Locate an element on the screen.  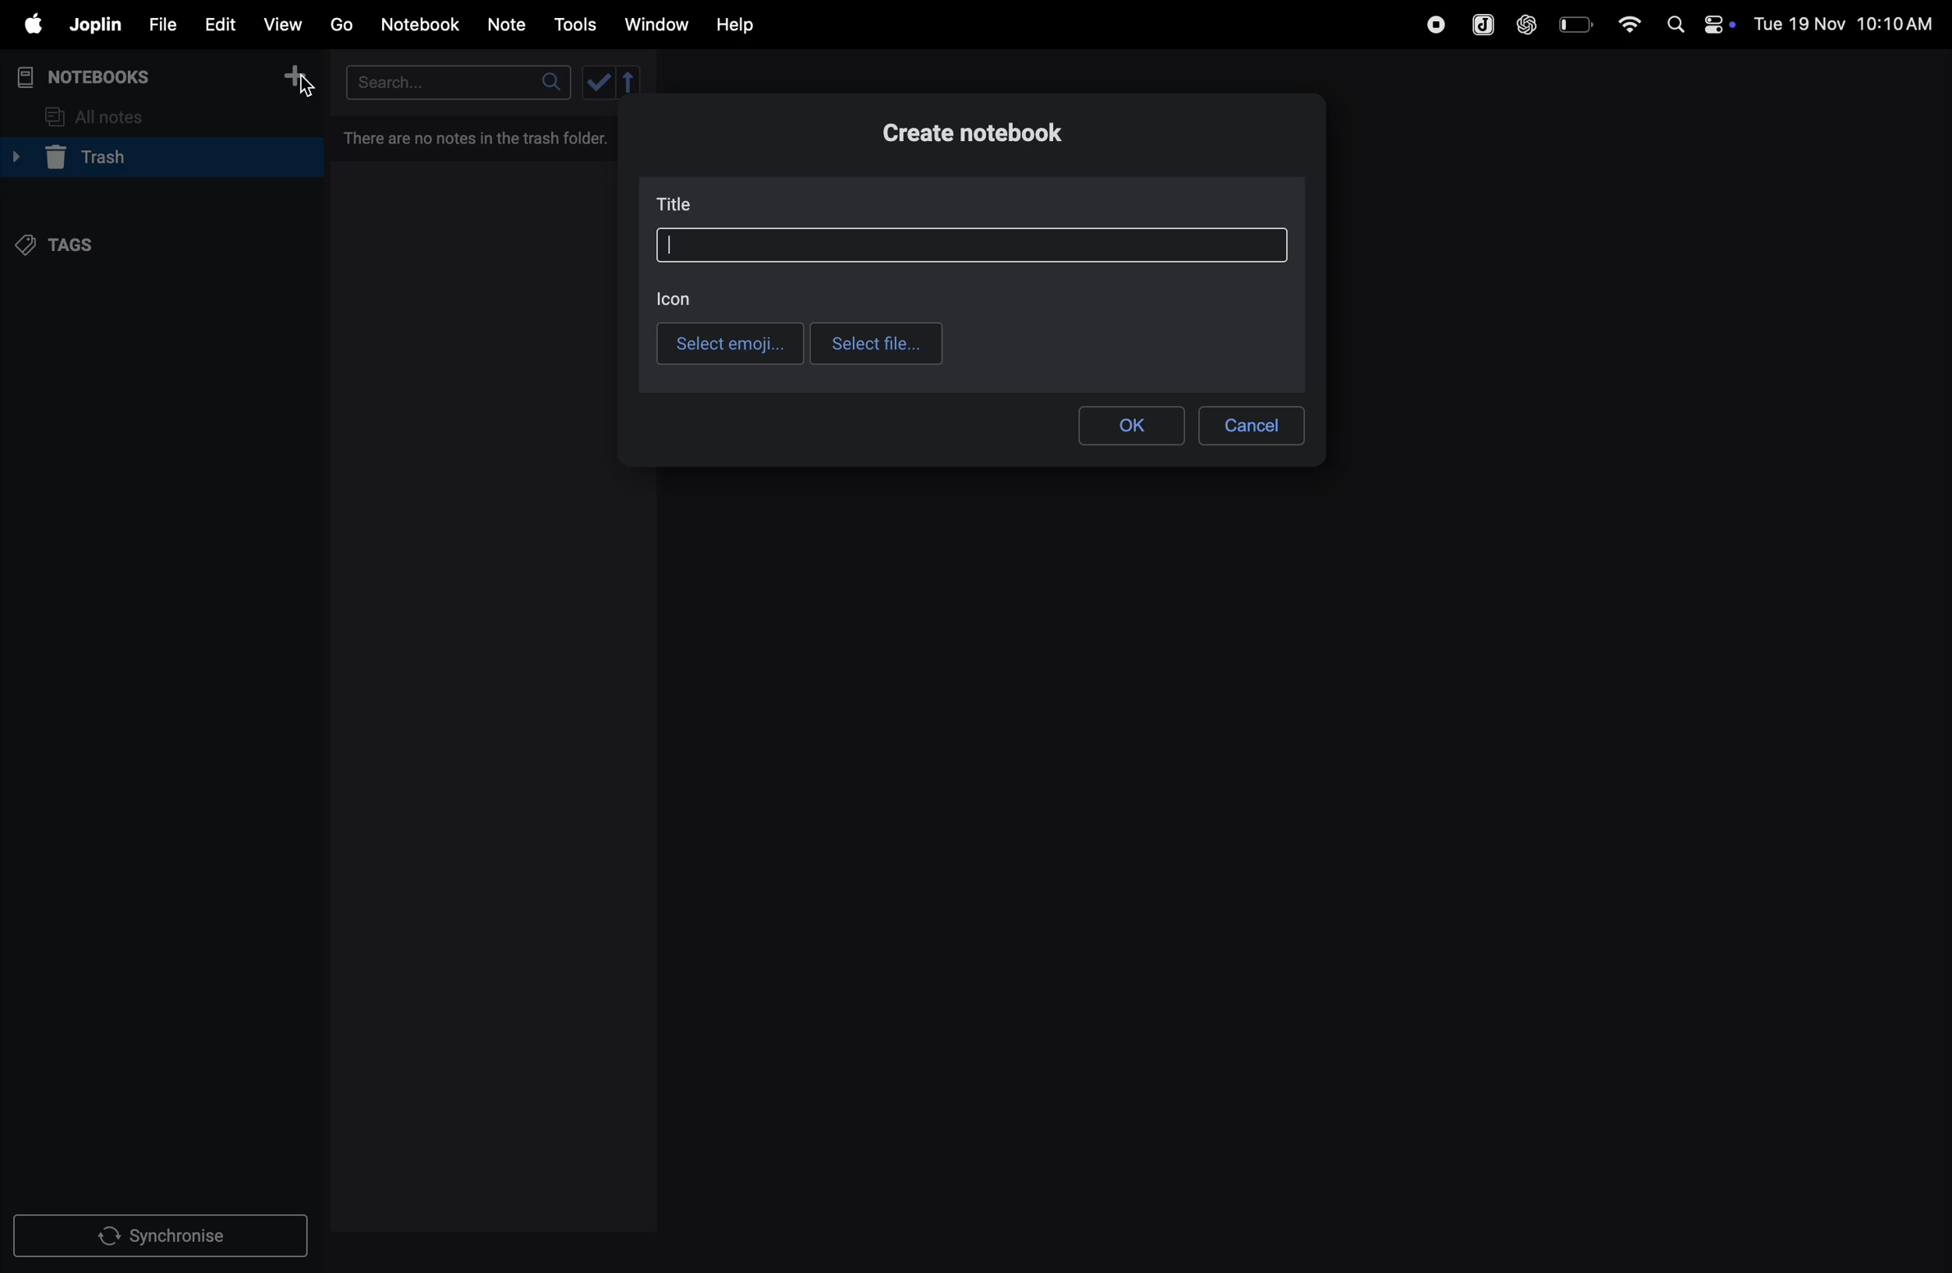
help is located at coordinates (740, 24).